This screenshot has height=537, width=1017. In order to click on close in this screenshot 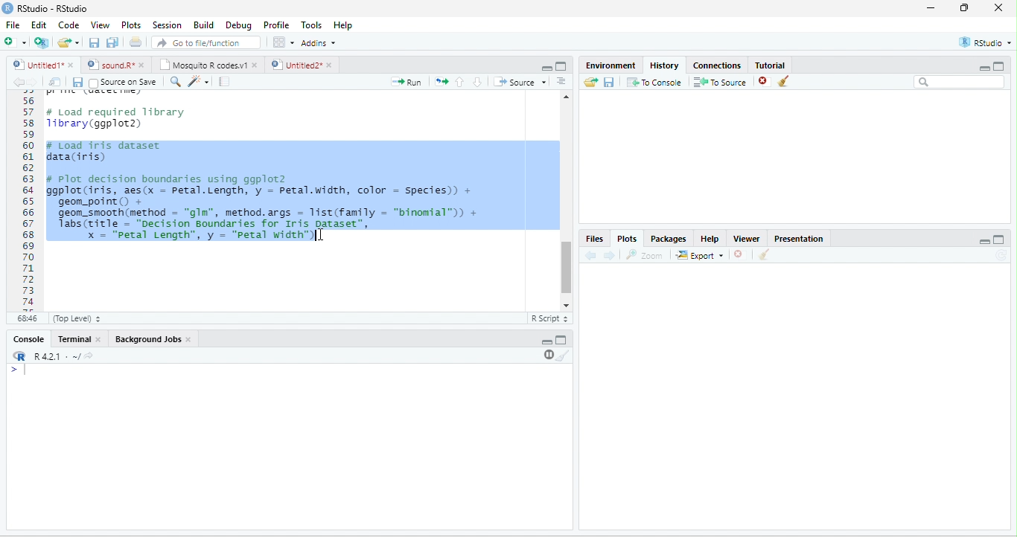, I will do `click(143, 65)`.